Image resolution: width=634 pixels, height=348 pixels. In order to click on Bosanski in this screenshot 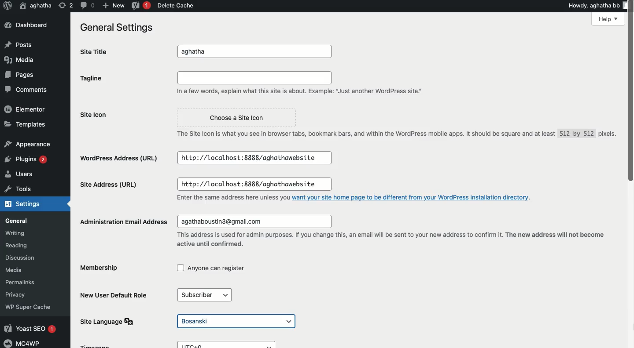, I will do `click(237, 322)`.